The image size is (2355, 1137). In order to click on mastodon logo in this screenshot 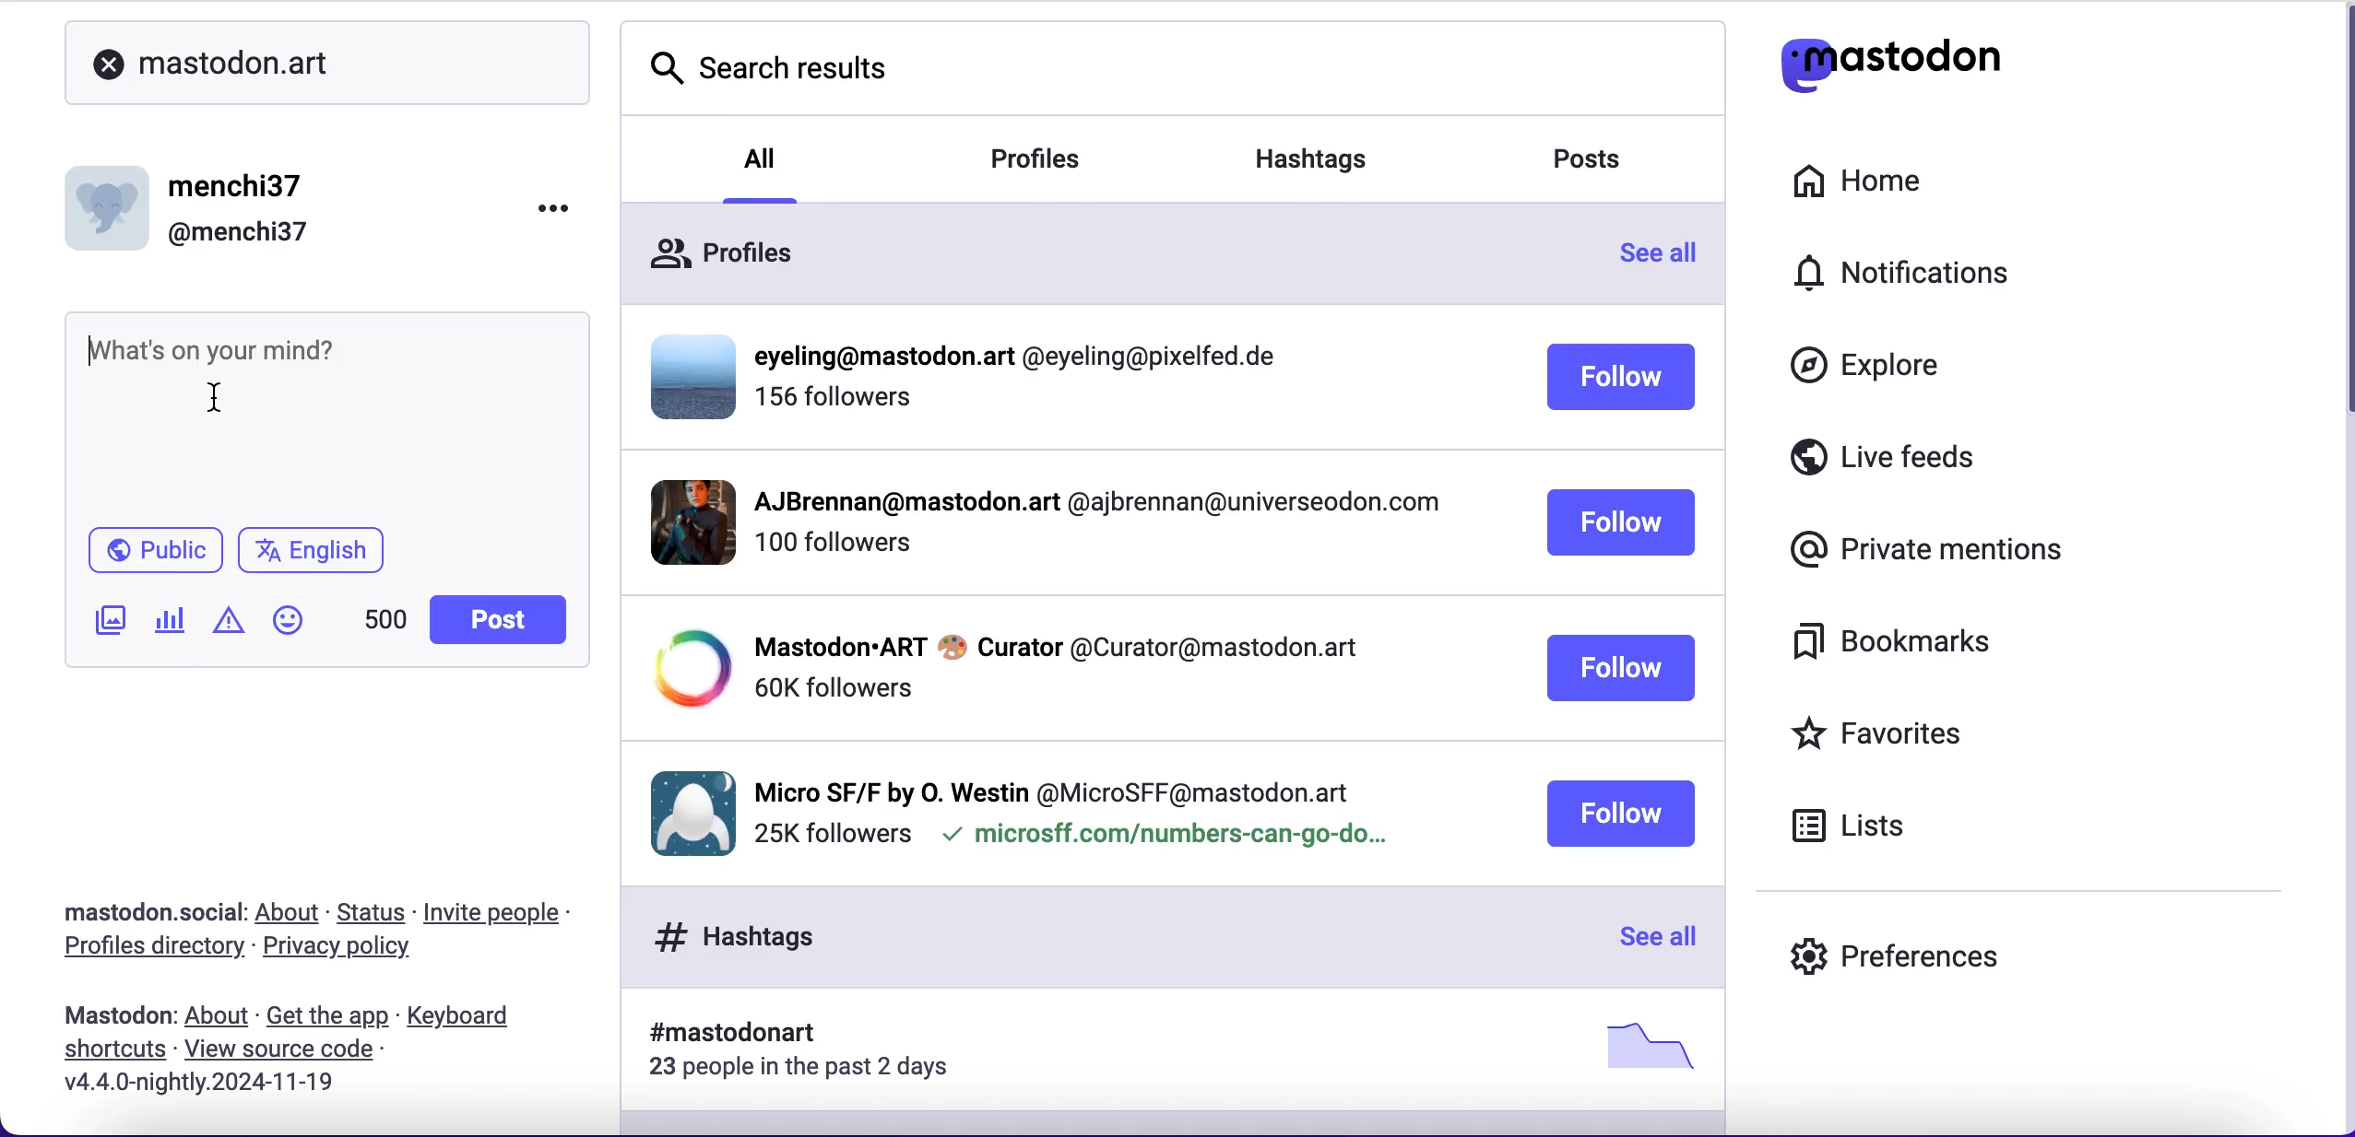, I will do `click(1925, 65)`.